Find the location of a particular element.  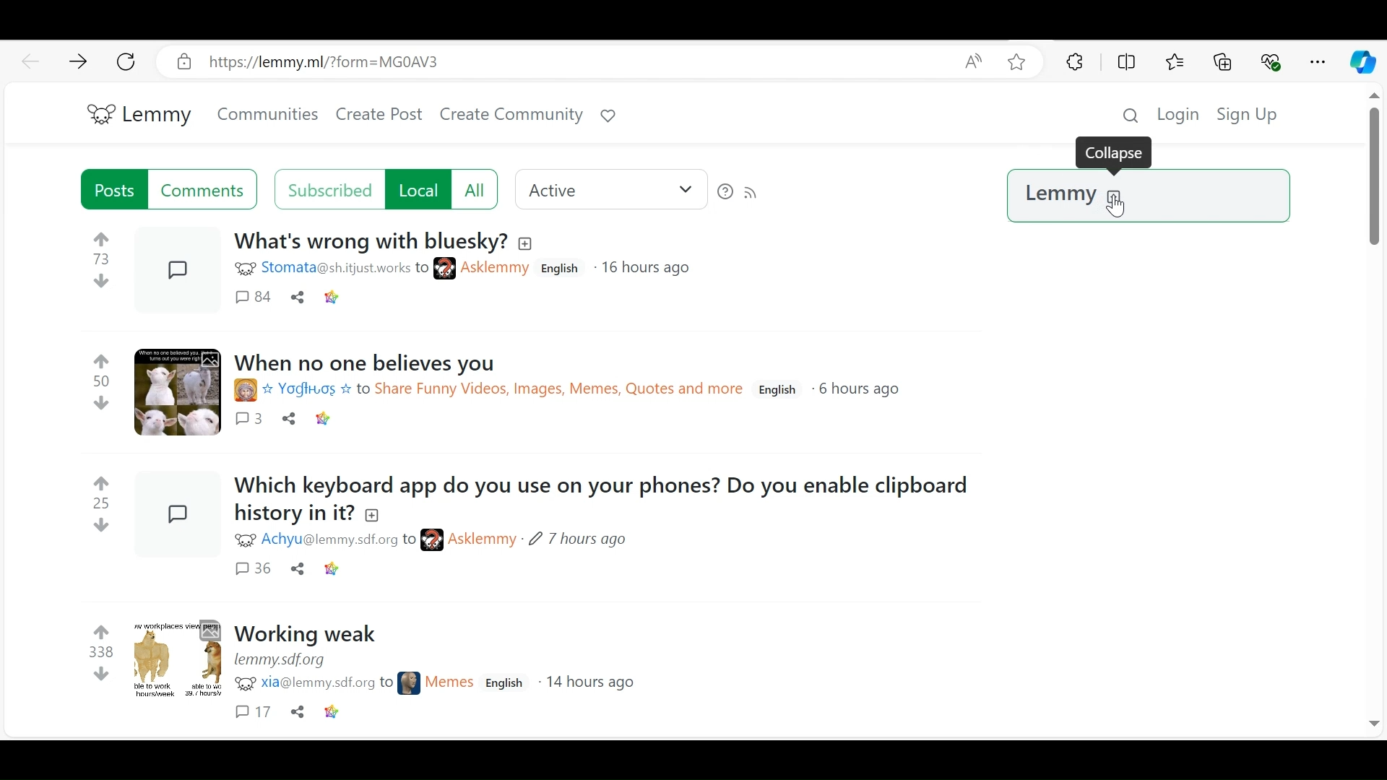

Create Post is located at coordinates (379, 118).